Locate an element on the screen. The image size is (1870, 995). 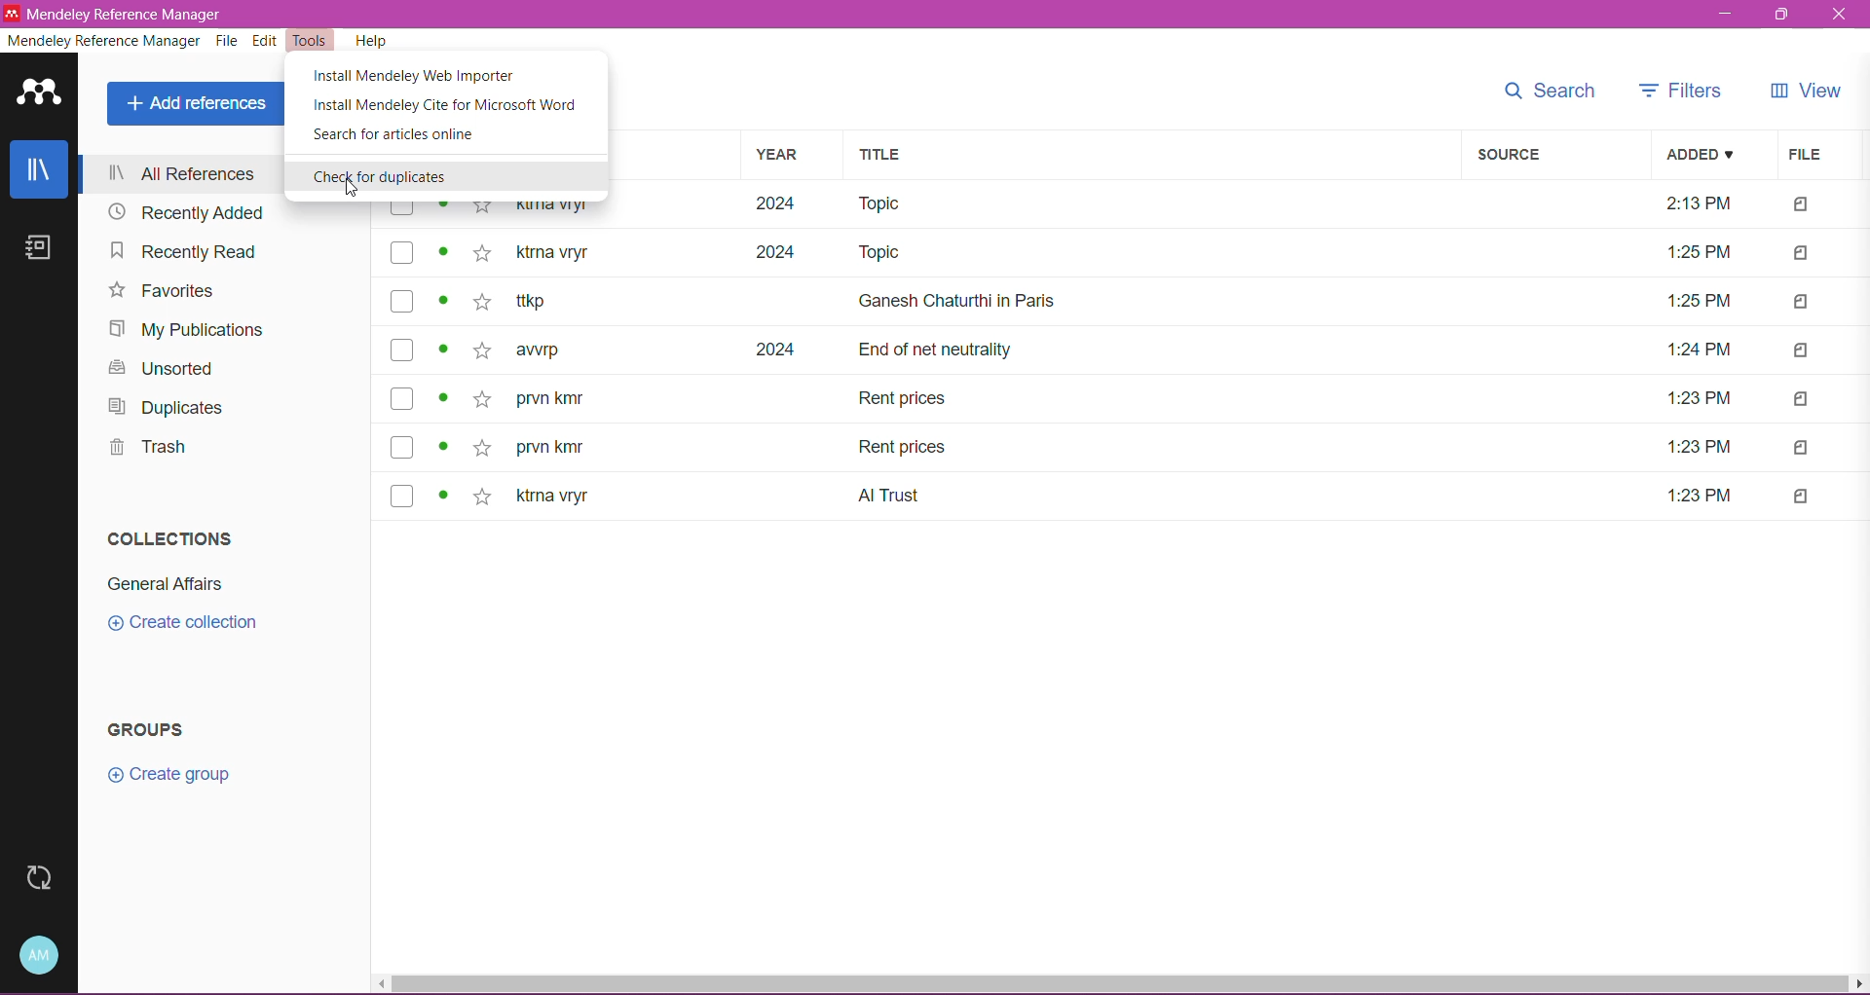
Application Logo is located at coordinates (39, 93).